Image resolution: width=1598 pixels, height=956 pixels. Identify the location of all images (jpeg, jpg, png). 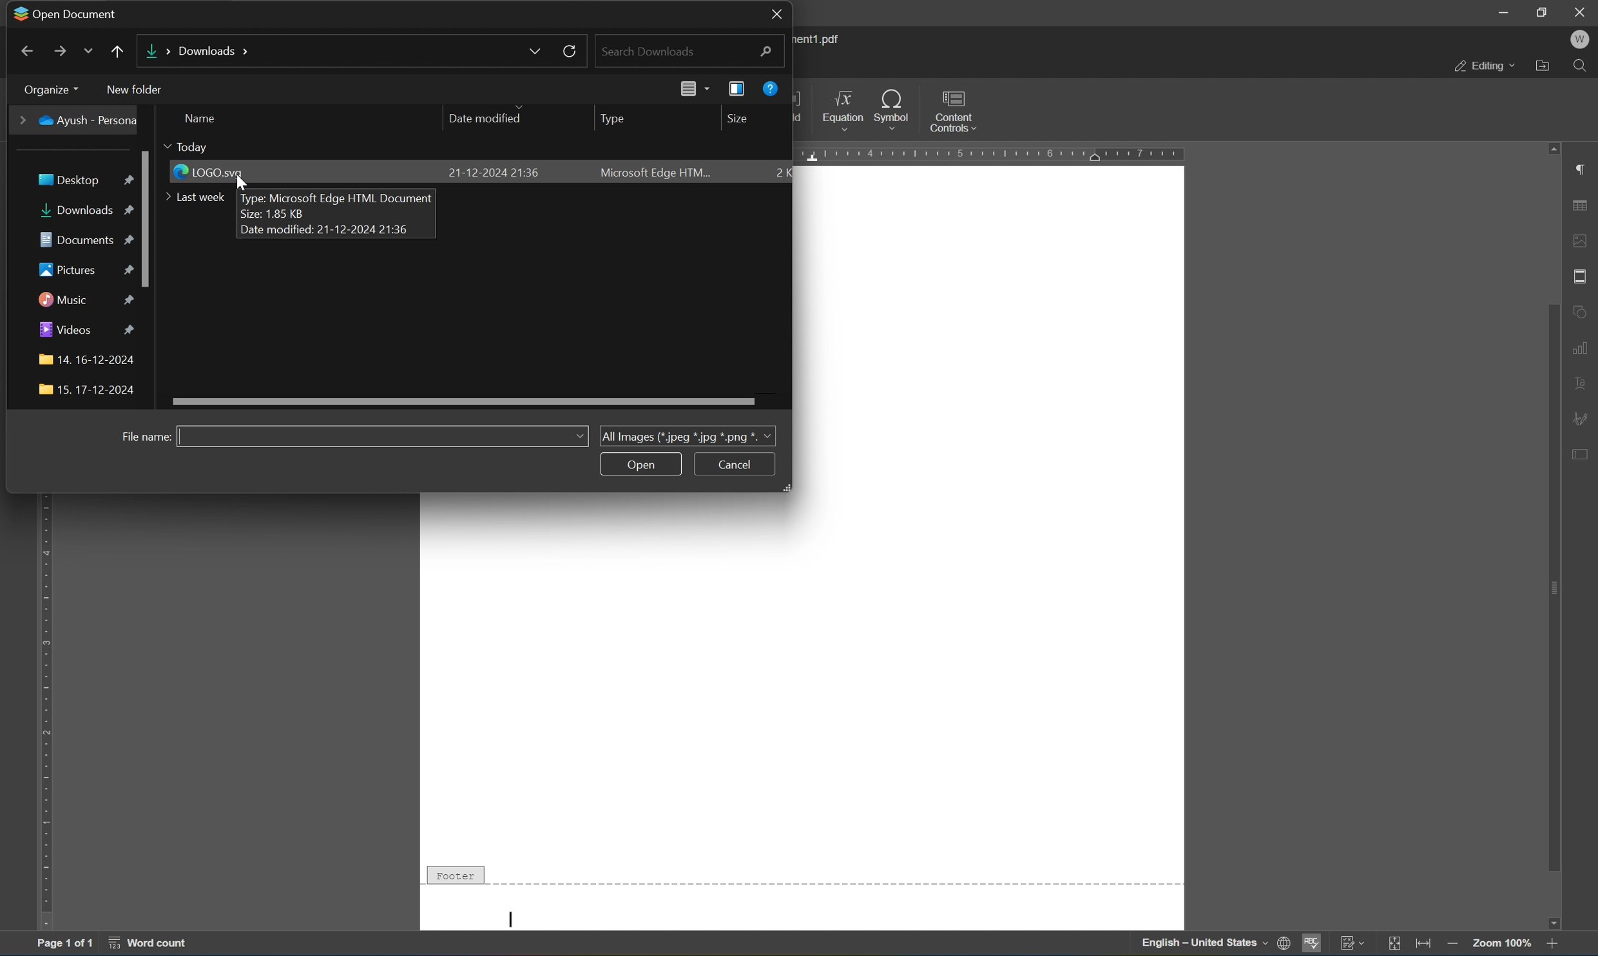
(688, 435).